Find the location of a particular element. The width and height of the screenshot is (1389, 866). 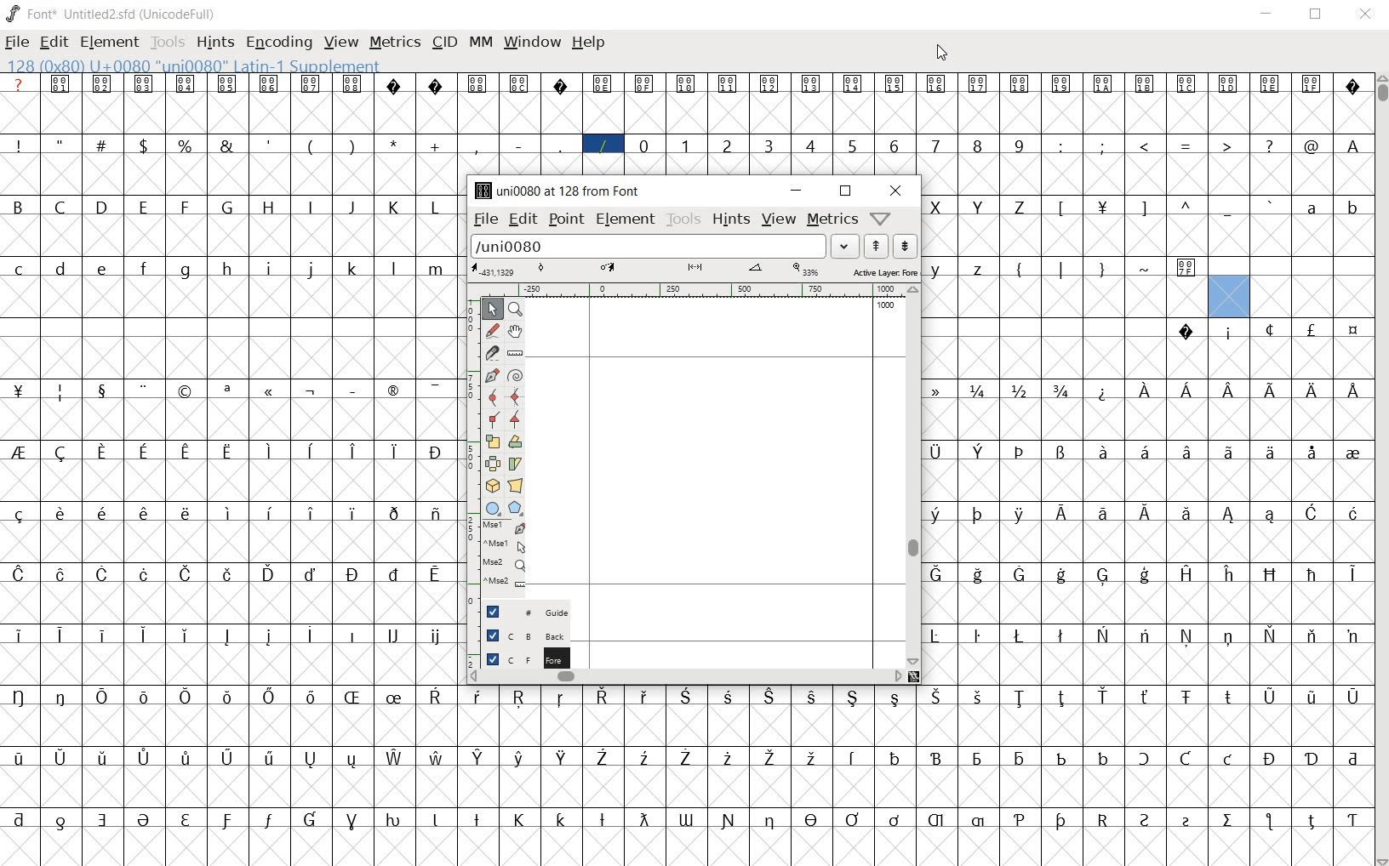

glyph is located at coordinates (603, 820).